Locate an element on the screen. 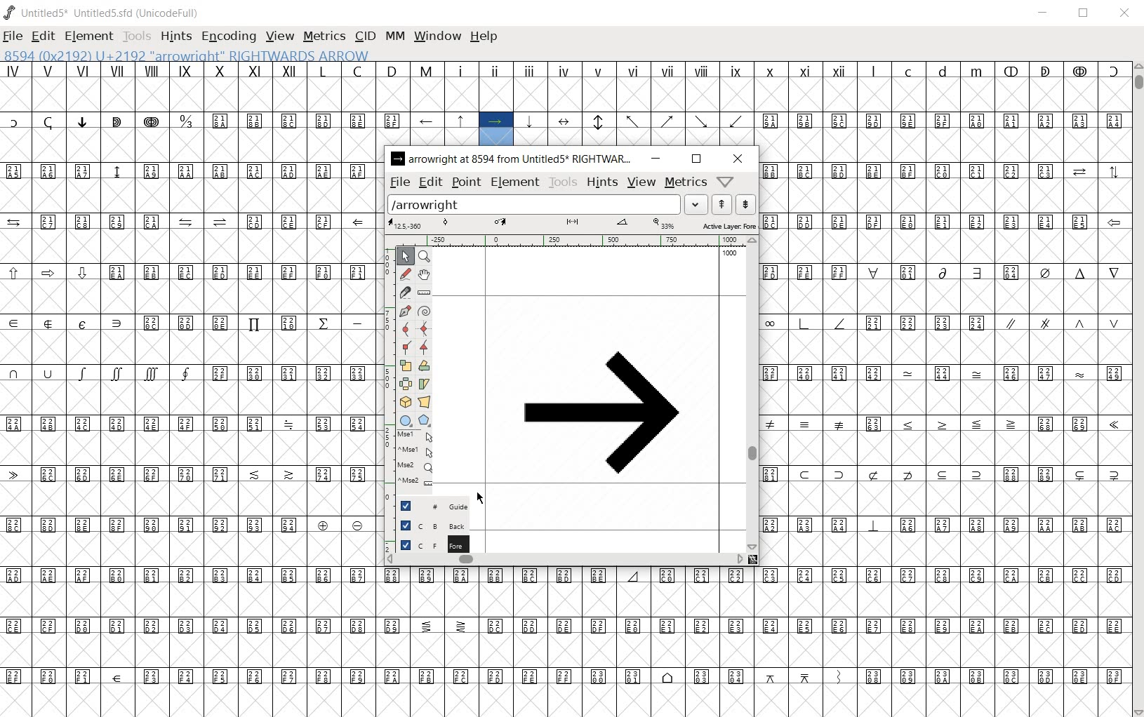 This screenshot has width=1144, height=717. cut splines in two is located at coordinates (404, 291).